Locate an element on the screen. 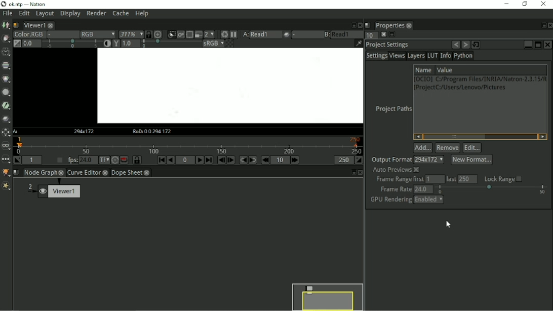  Render is located at coordinates (96, 13).